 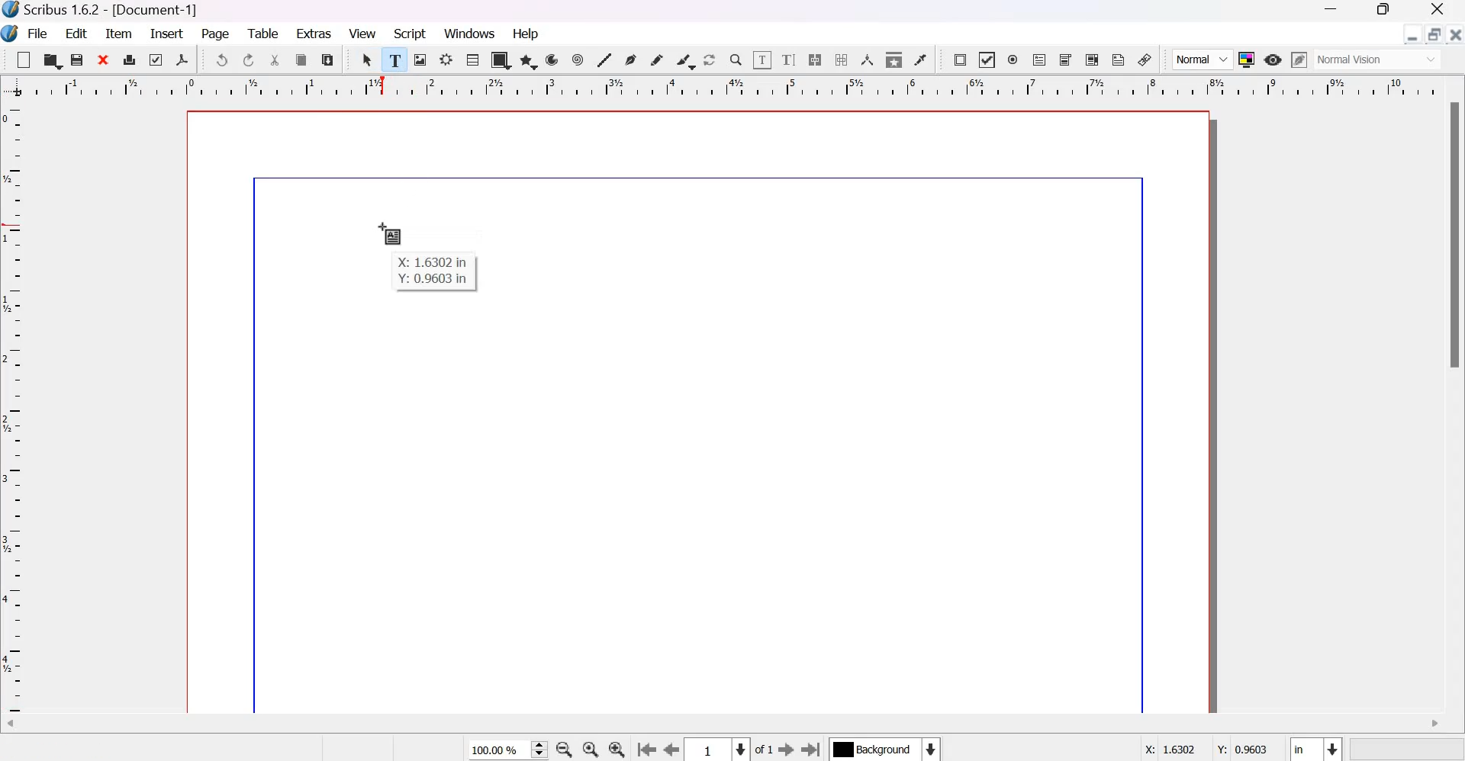 What do you see at coordinates (812, 749) in the screenshot?
I see `Go to the last page` at bounding box center [812, 749].